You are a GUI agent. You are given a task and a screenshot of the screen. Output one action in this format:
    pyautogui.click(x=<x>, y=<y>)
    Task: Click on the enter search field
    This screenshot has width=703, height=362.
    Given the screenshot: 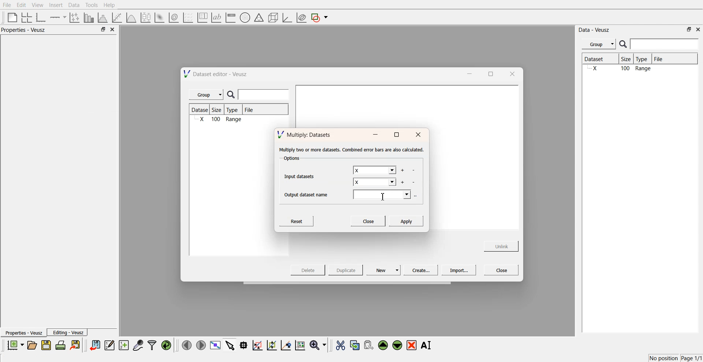 What is the action you would take?
    pyautogui.click(x=265, y=95)
    